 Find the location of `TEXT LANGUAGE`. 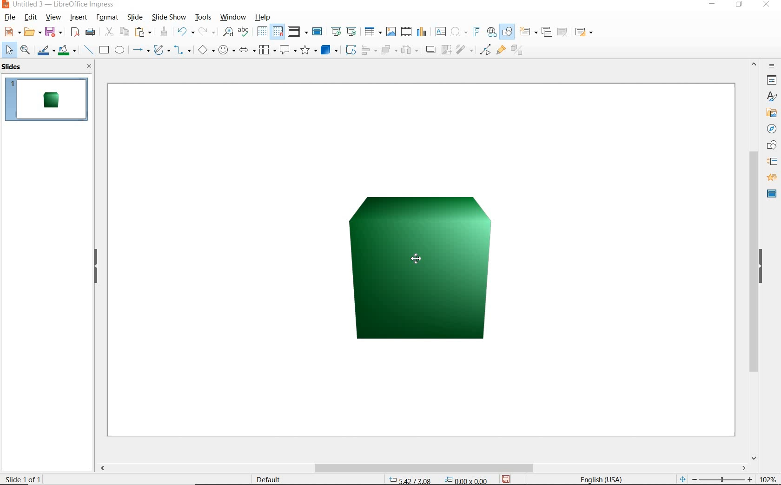

TEXT LANGUAGE is located at coordinates (602, 478).